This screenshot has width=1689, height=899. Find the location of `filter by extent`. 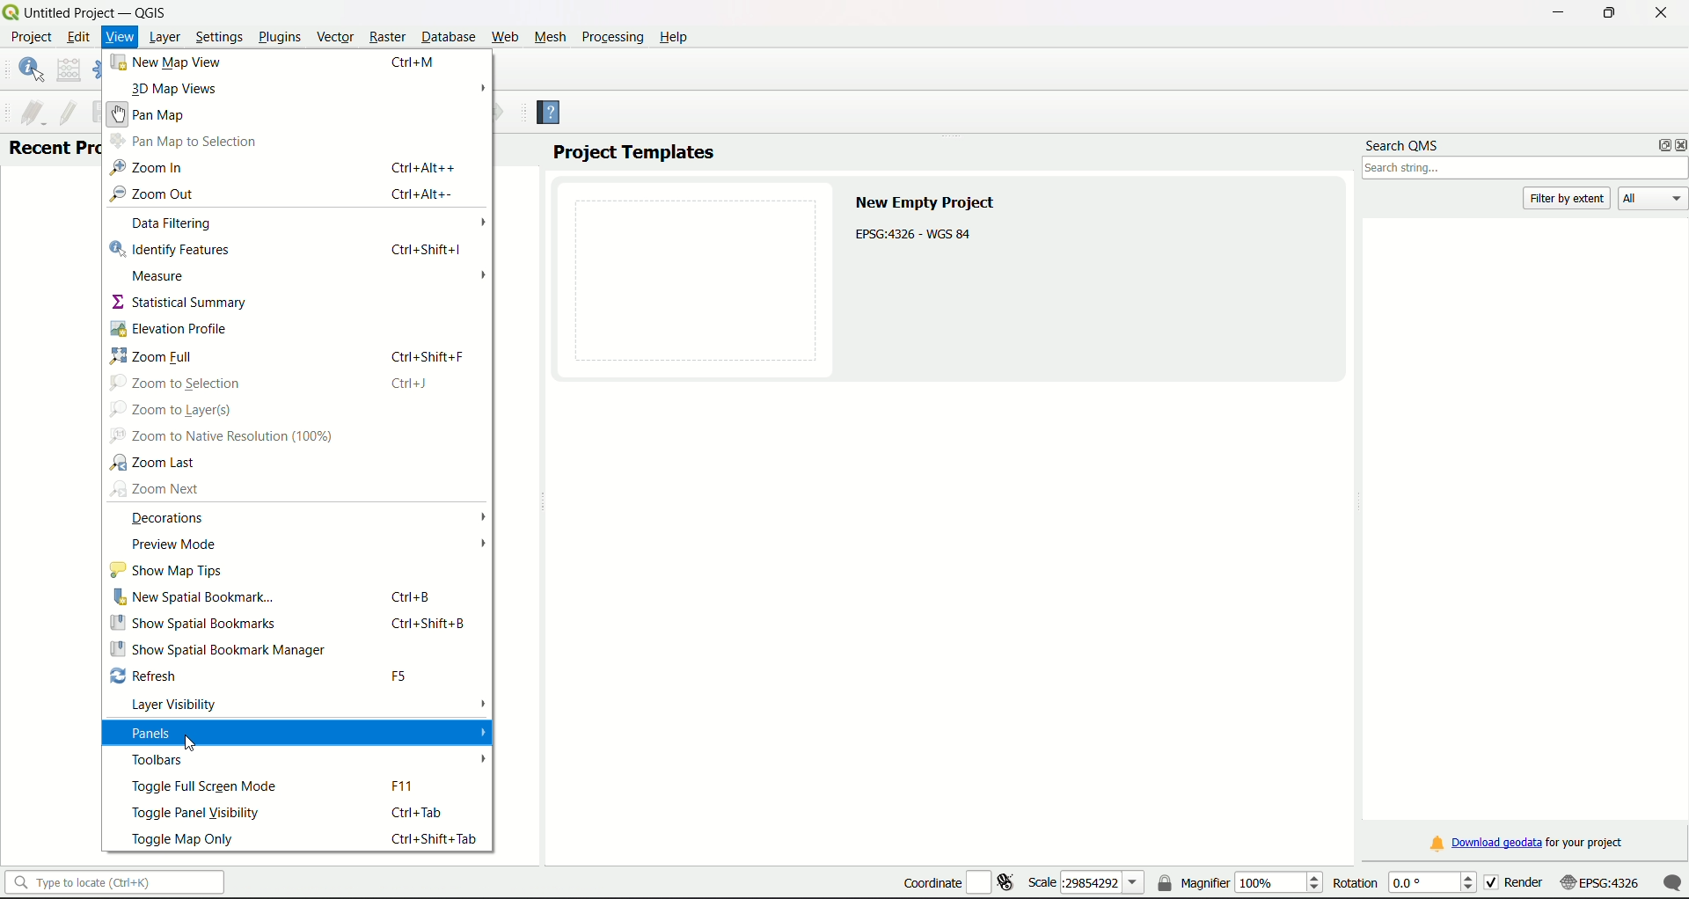

filter by extent is located at coordinates (1568, 197).